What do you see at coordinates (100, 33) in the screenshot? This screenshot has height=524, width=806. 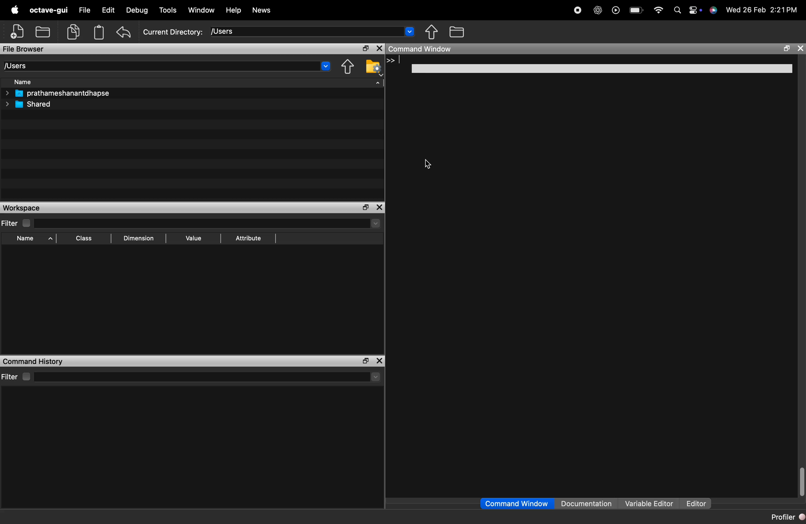 I see `storage` at bounding box center [100, 33].